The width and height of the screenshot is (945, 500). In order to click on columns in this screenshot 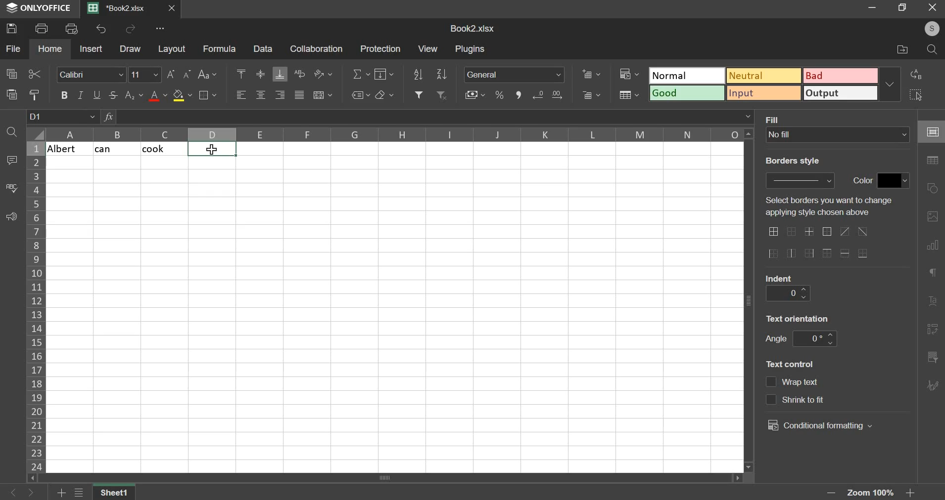, I will do `click(395, 135)`.